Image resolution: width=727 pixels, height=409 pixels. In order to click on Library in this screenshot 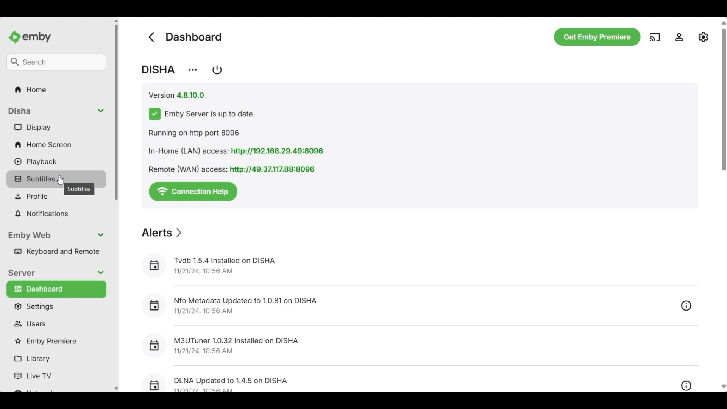, I will do `click(58, 359)`.